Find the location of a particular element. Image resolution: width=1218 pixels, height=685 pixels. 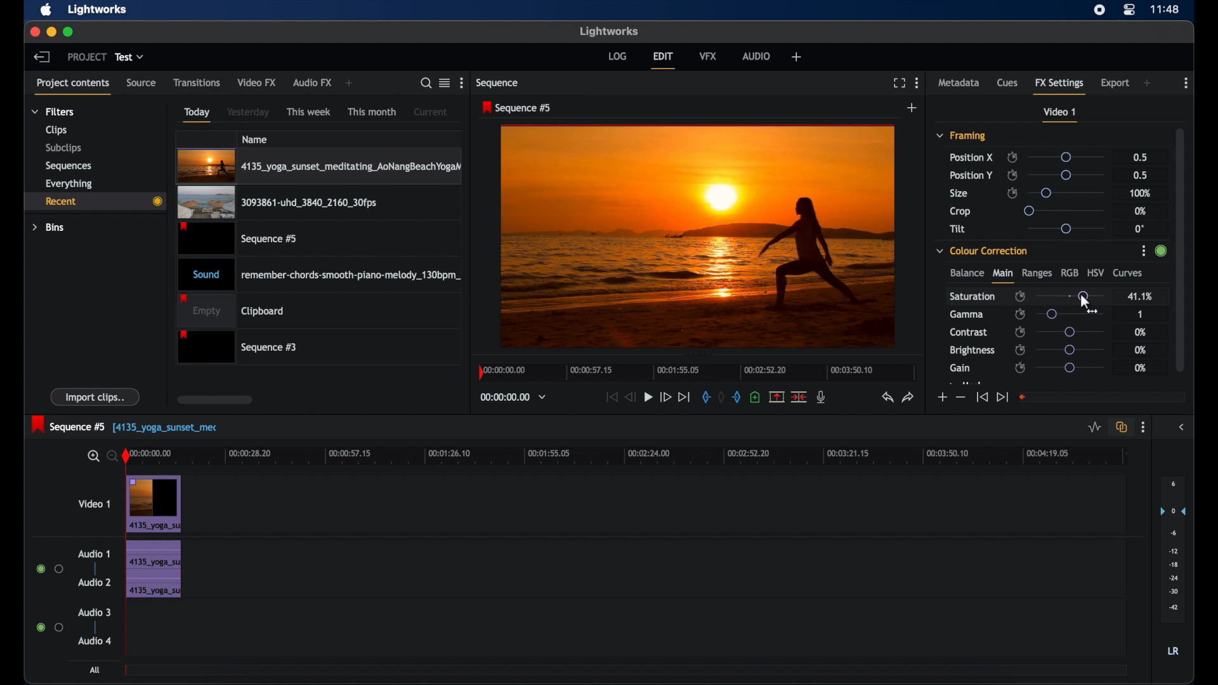

saturation is located at coordinates (973, 296).